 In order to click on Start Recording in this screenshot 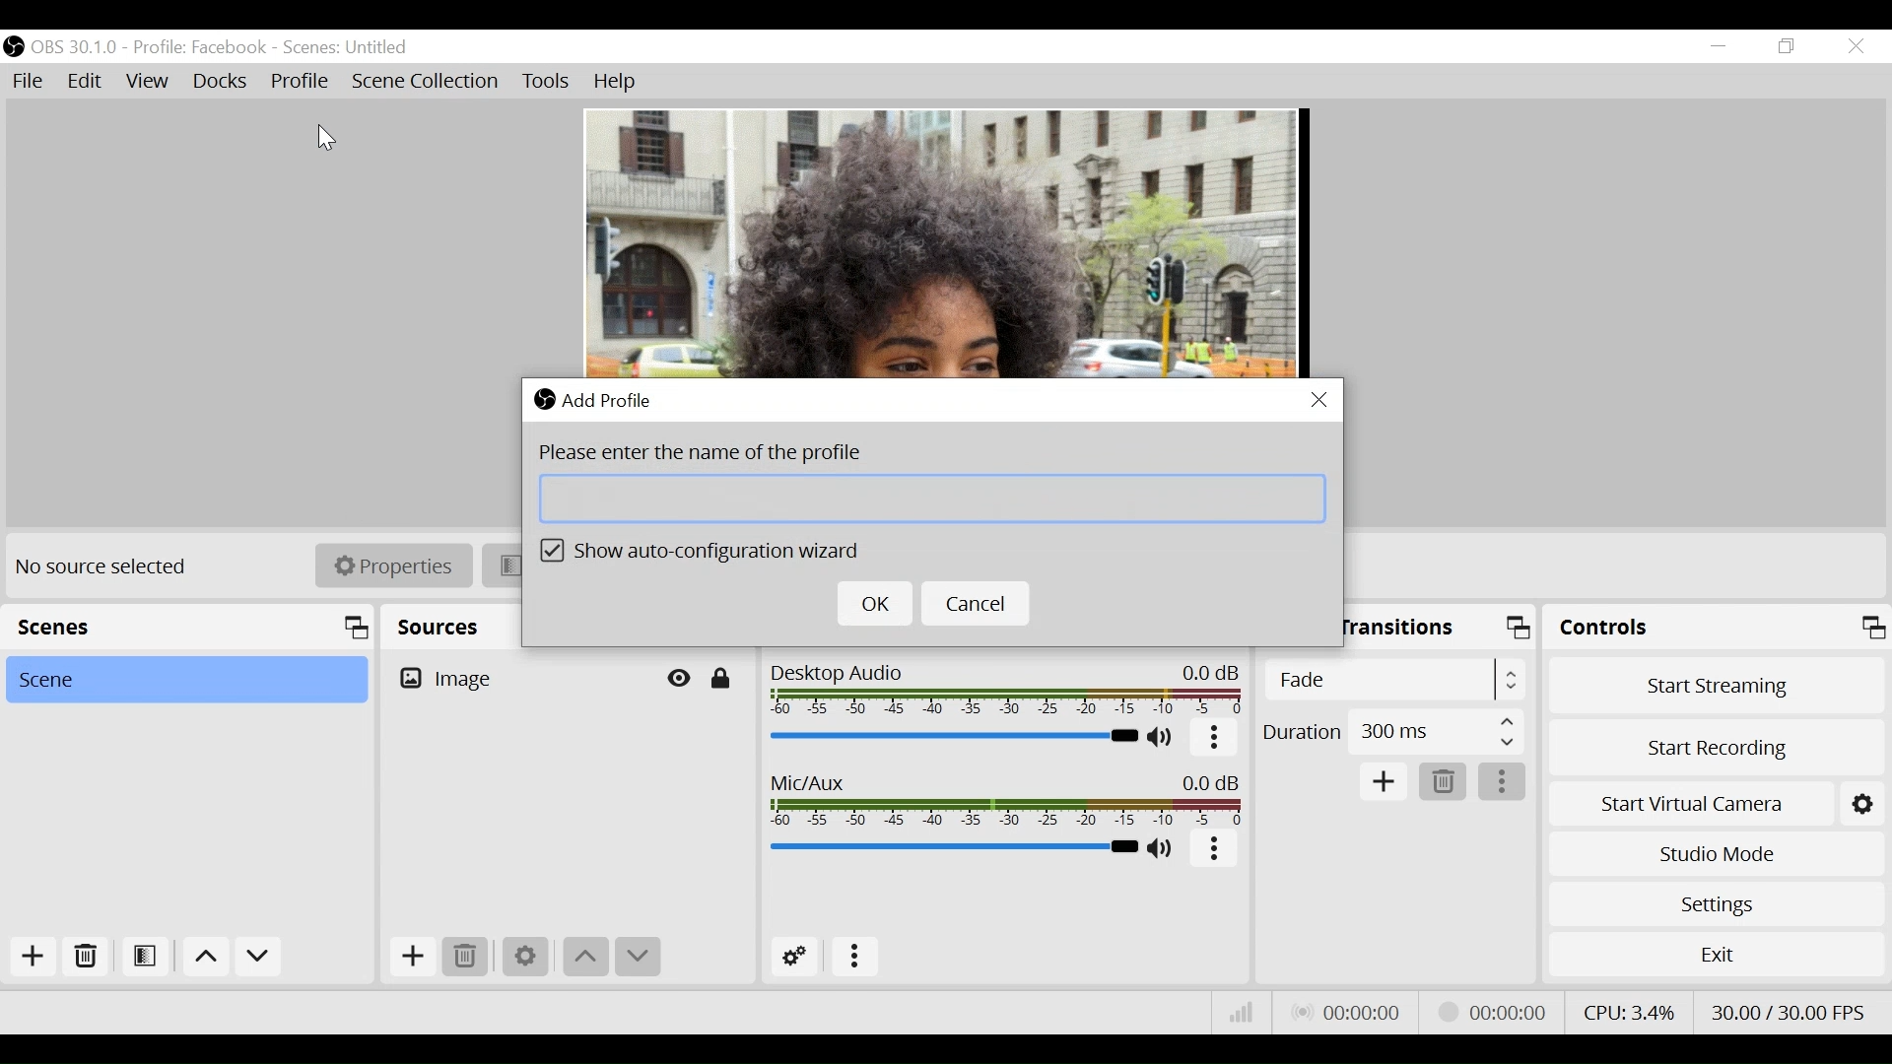, I will do `click(1716, 746)`.